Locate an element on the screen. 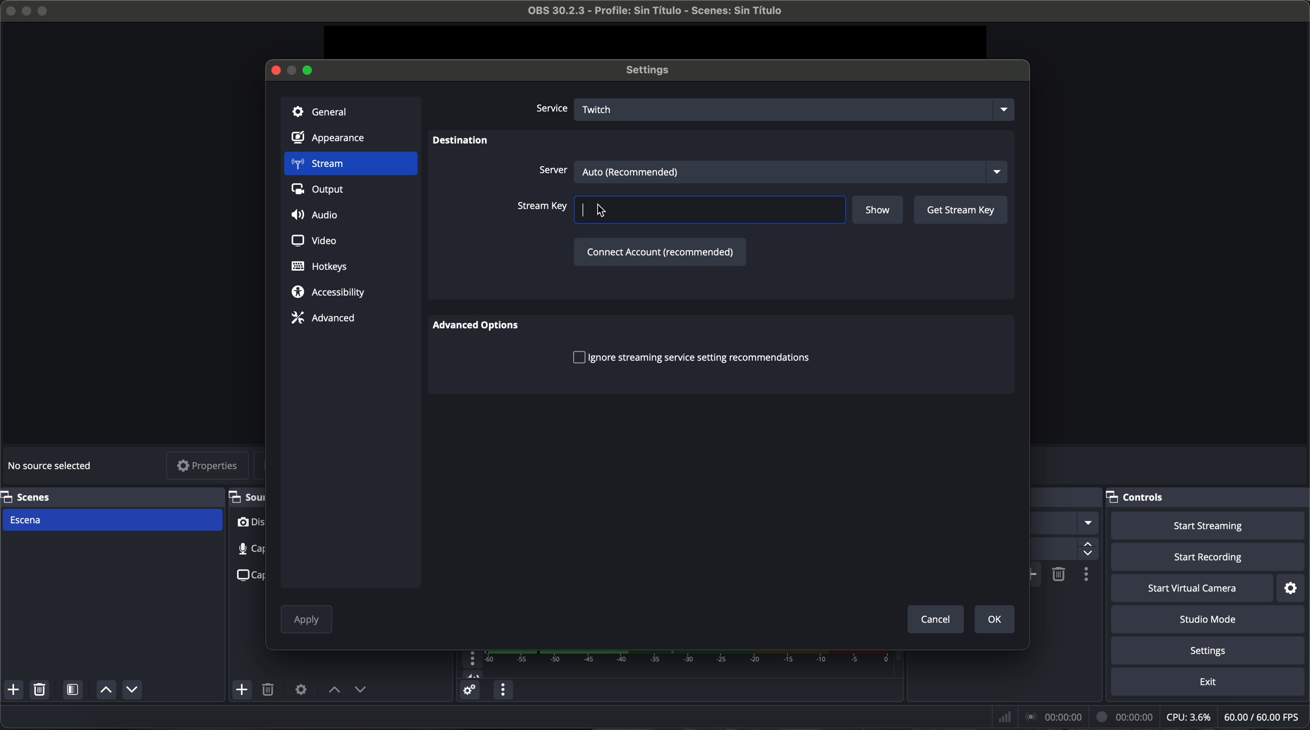  server options is located at coordinates (770, 170).